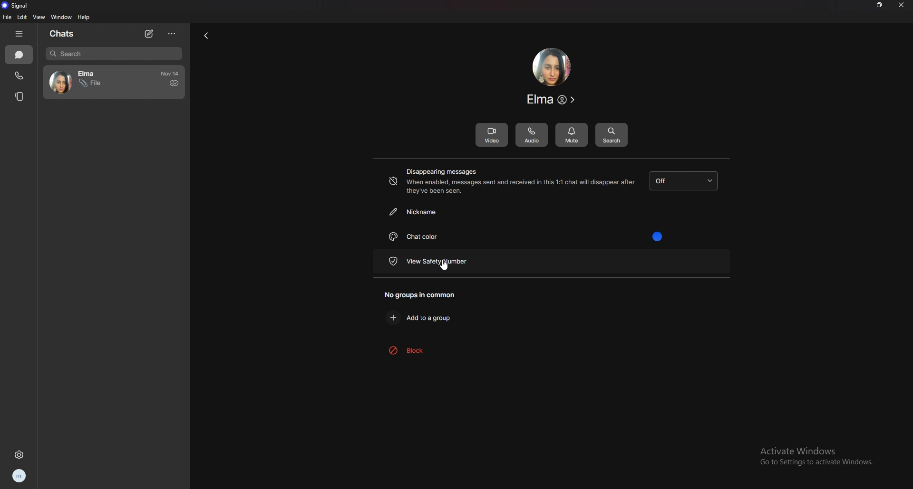 The height and width of the screenshot is (489, 913). What do you see at coordinates (7, 17) in the screenshot?
I see `file` at bounding box center [7, 17].